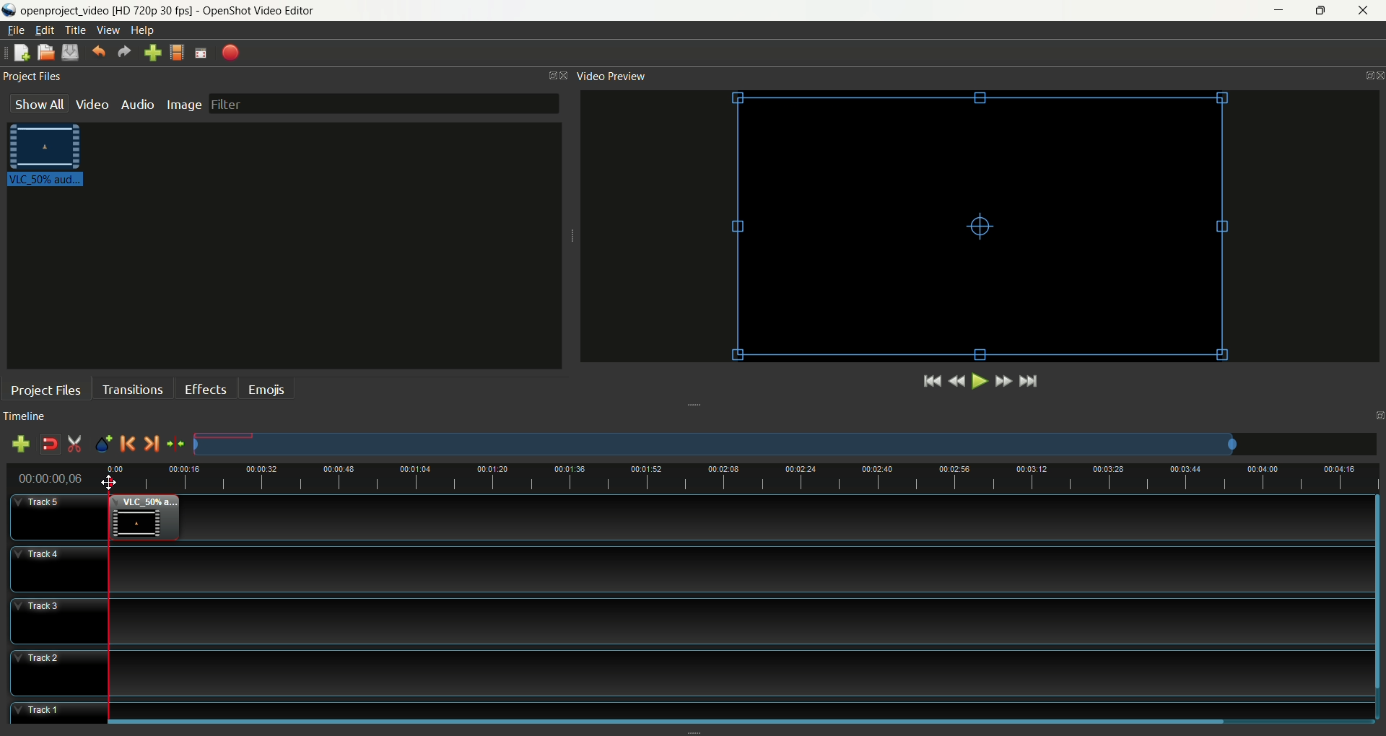  What do you see at coordinates (766, 481) in the screenshot?
I see `zoom factor` at bounding box center [766, 481].